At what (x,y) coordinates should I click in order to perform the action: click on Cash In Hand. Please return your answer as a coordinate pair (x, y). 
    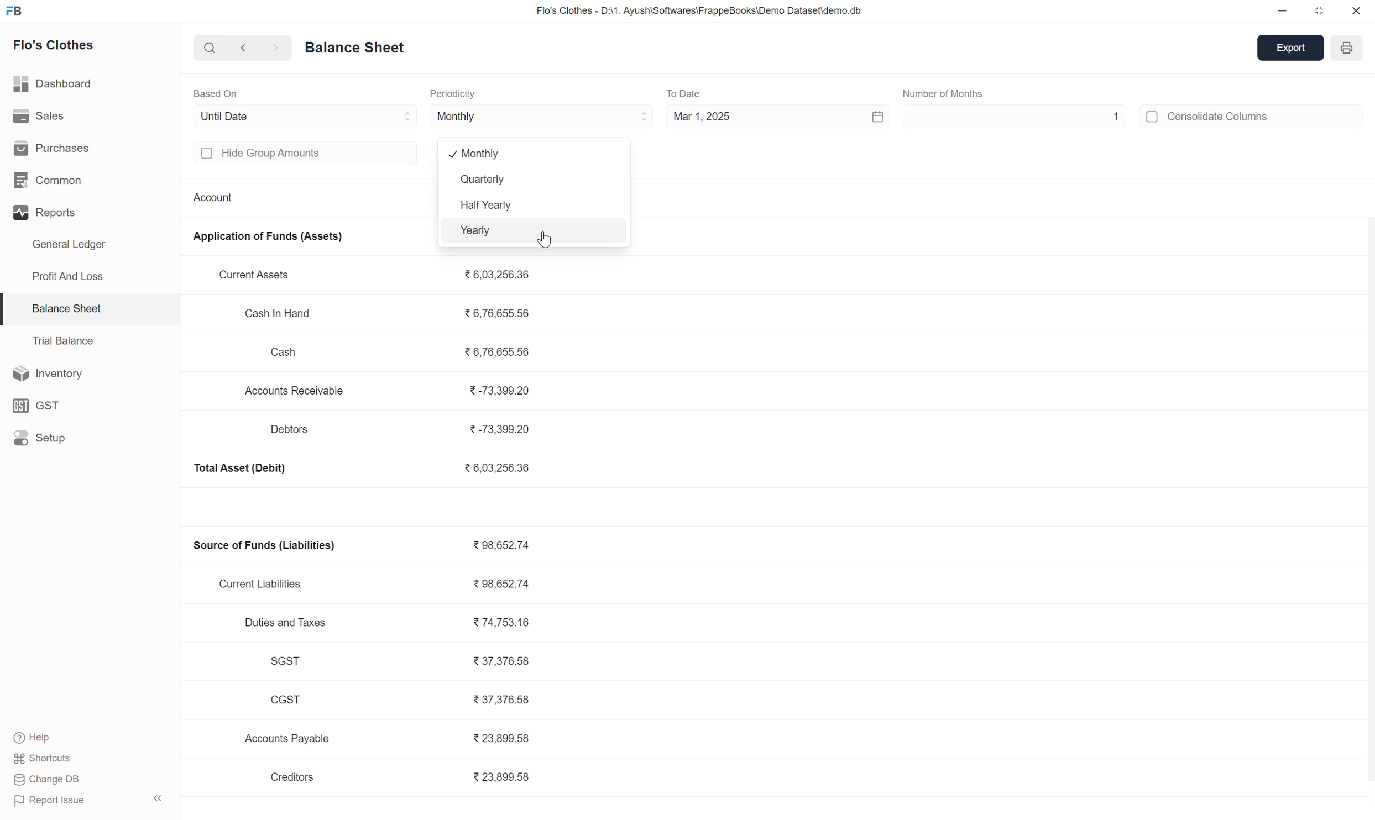
    Looking at the image, I should click on (287, 313).